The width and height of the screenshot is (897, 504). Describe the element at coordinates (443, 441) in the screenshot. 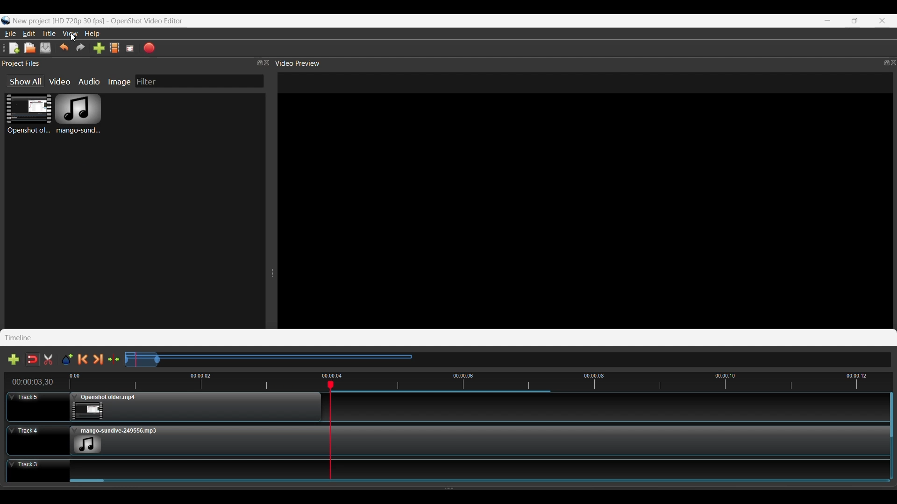

I see `Track 4` at that location.